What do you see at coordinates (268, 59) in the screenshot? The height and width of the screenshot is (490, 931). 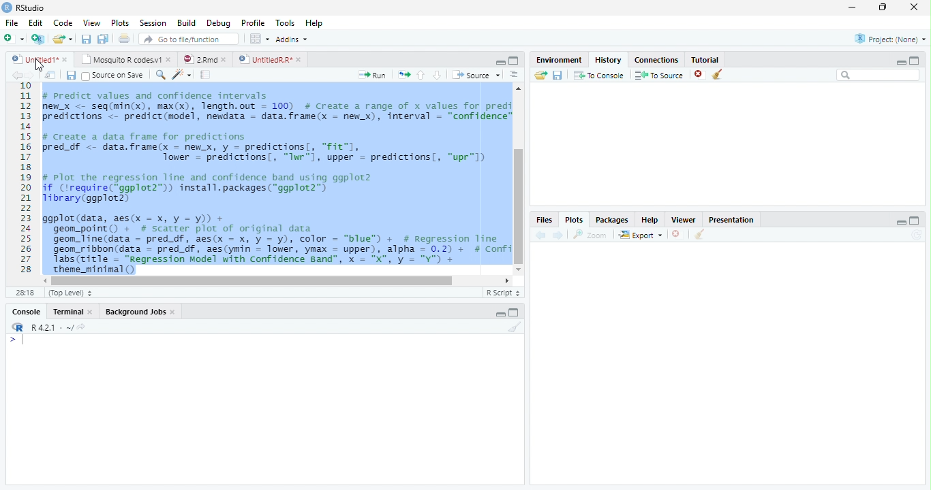 I see `Untitled R` at bounding box center [268, 59].